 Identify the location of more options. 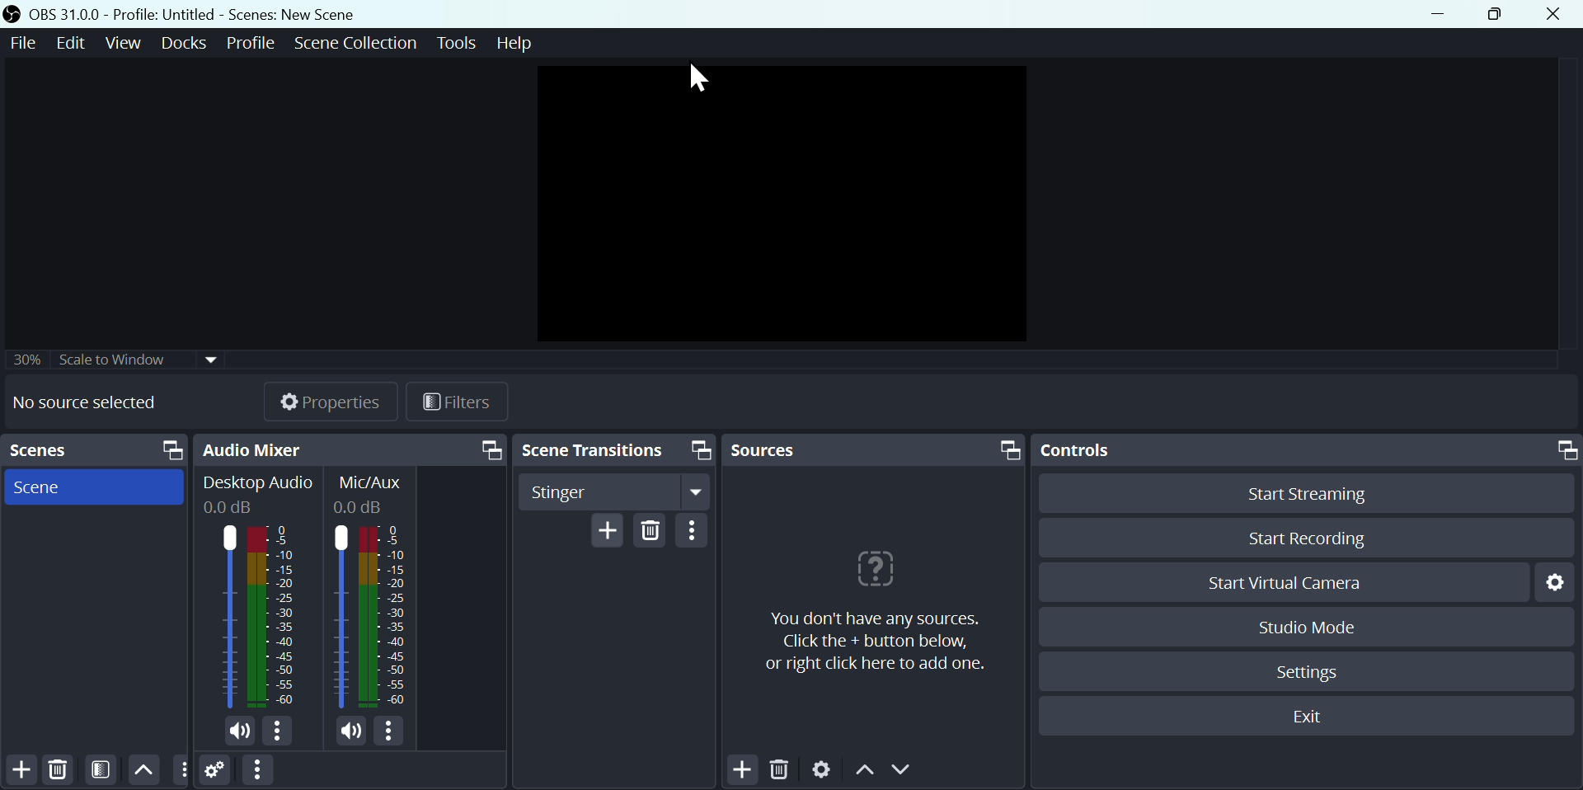
(393, 734).